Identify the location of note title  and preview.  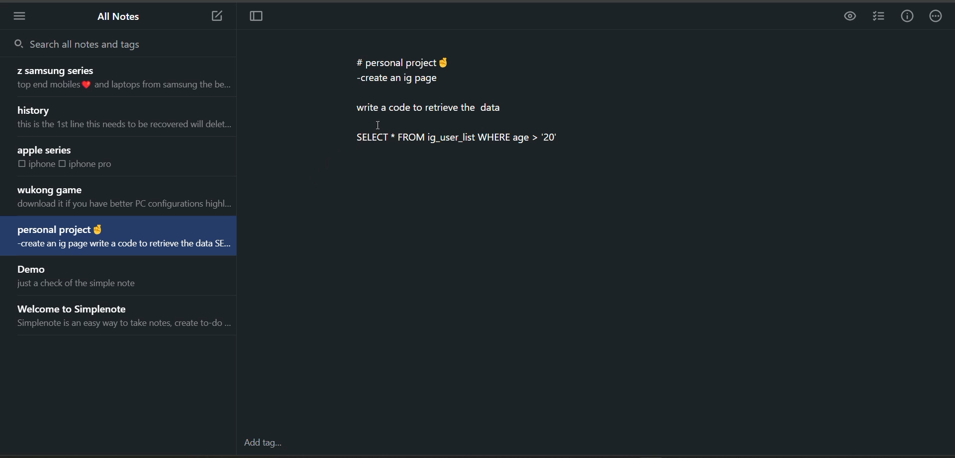
(118, 237).